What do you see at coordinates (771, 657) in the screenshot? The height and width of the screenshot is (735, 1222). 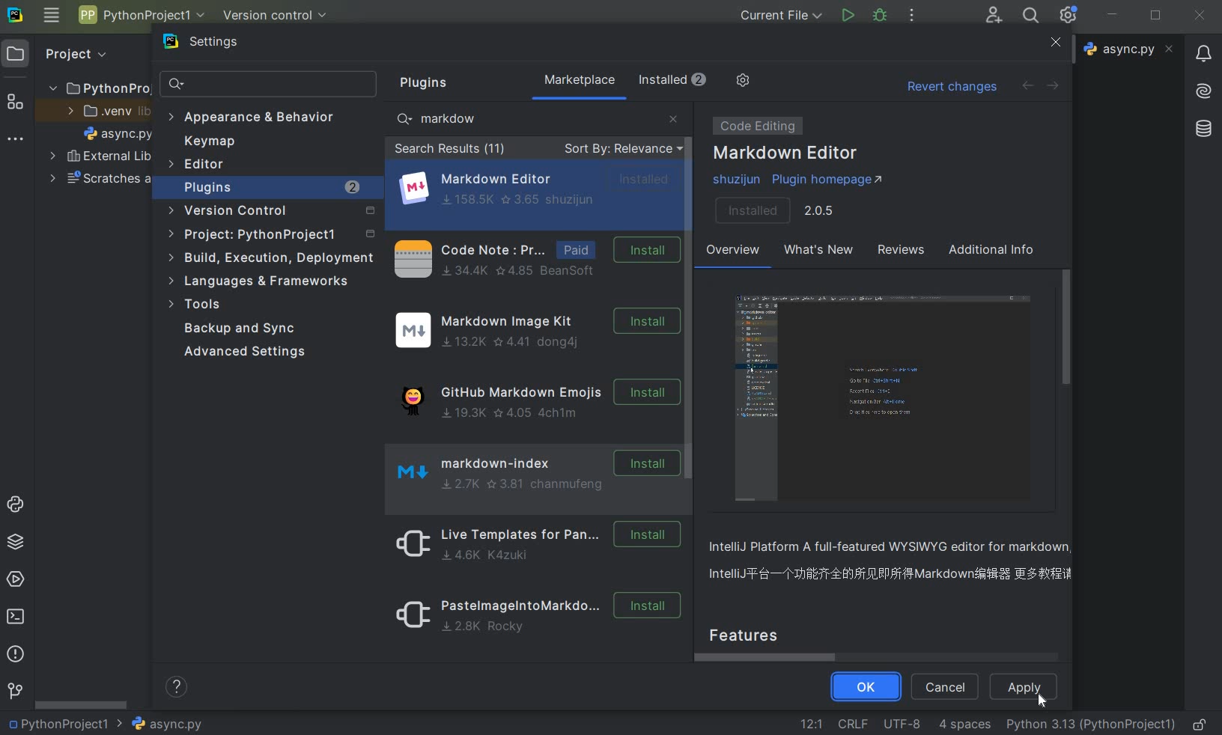 I see `scrollbar` at bounding box center [771, 657].